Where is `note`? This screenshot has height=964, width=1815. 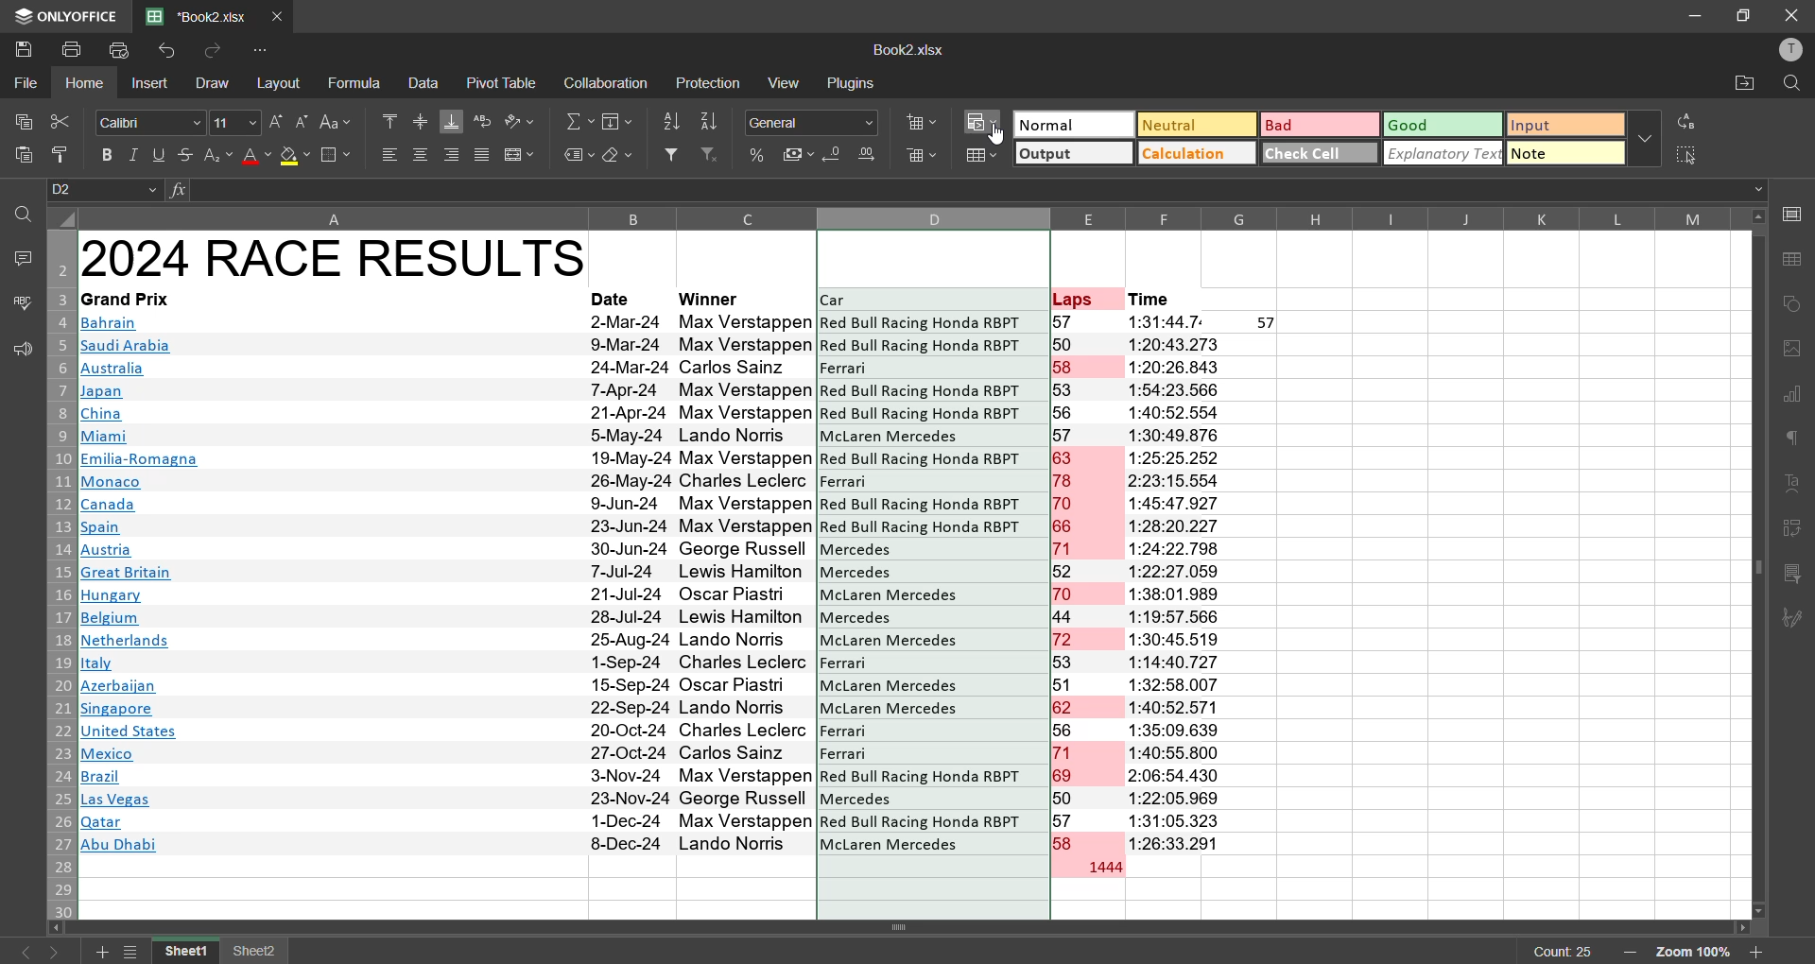 note is located at coordinates (1565, 155).